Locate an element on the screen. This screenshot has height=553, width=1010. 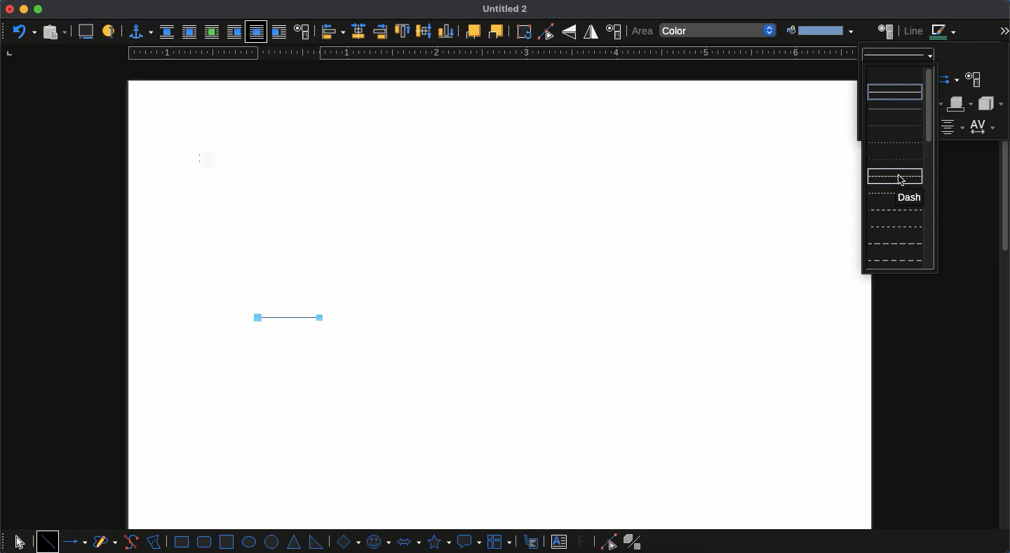
color is located at coordinates (719, 31).